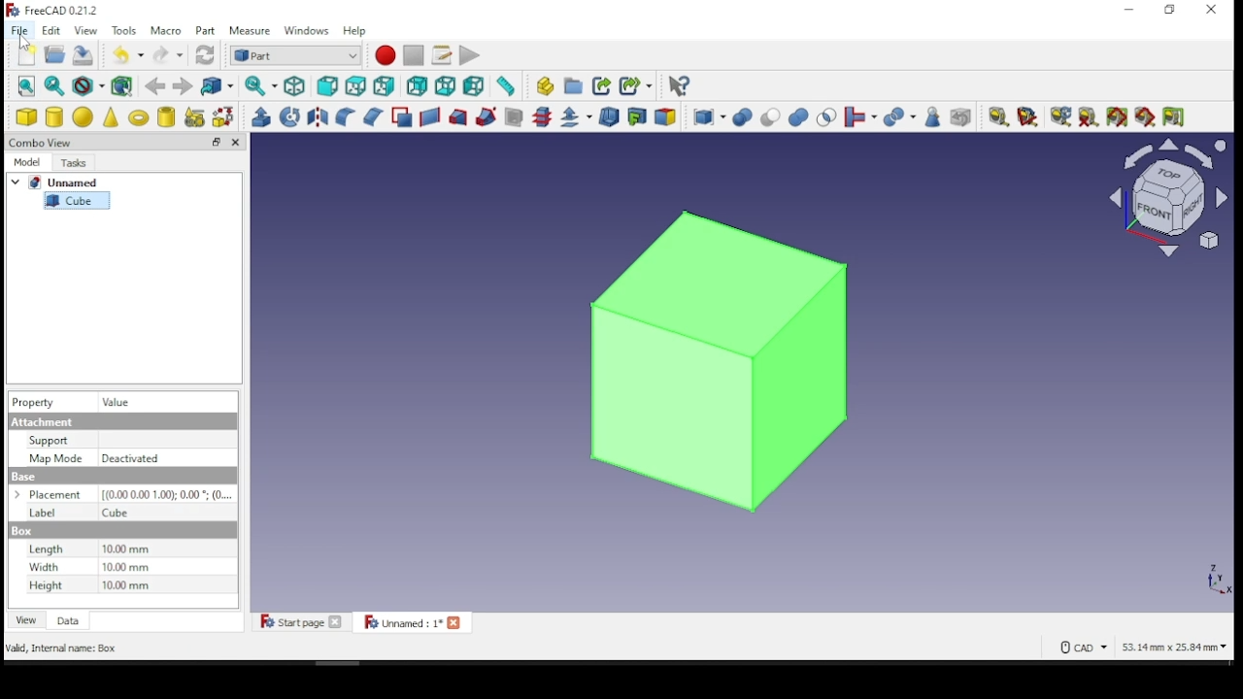  Describe the element at coordinates (27, 85) in the screenshot. I see `fit all` at that location.